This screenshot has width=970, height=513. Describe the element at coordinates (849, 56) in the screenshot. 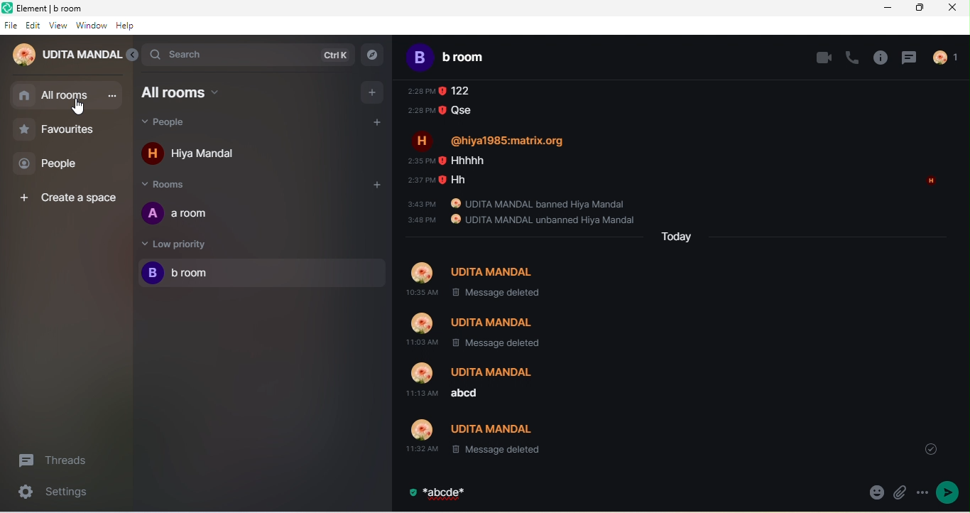

I see `voice call` at that location.